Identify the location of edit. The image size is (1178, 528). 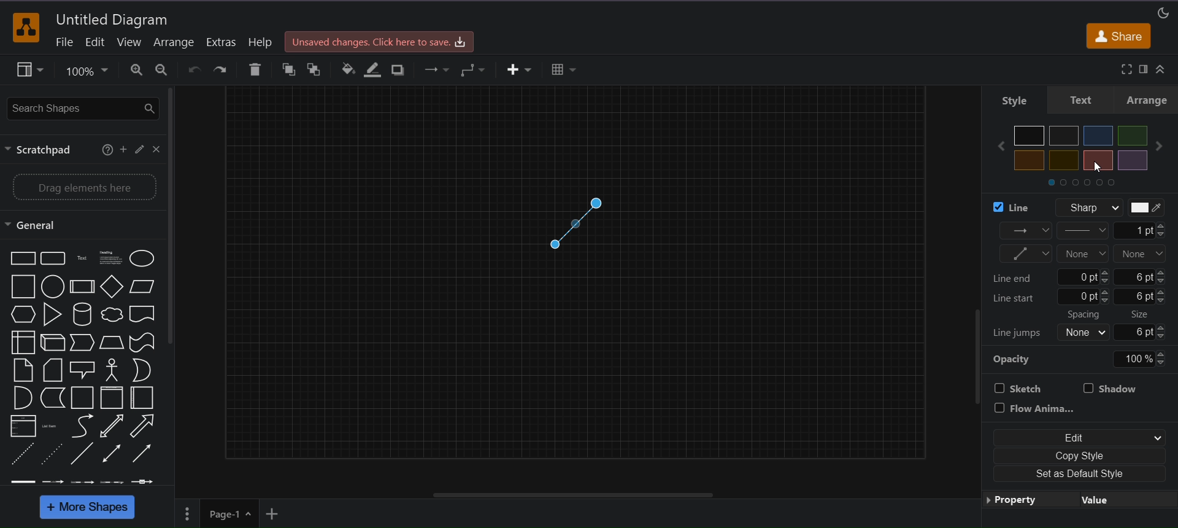
(94, 44).